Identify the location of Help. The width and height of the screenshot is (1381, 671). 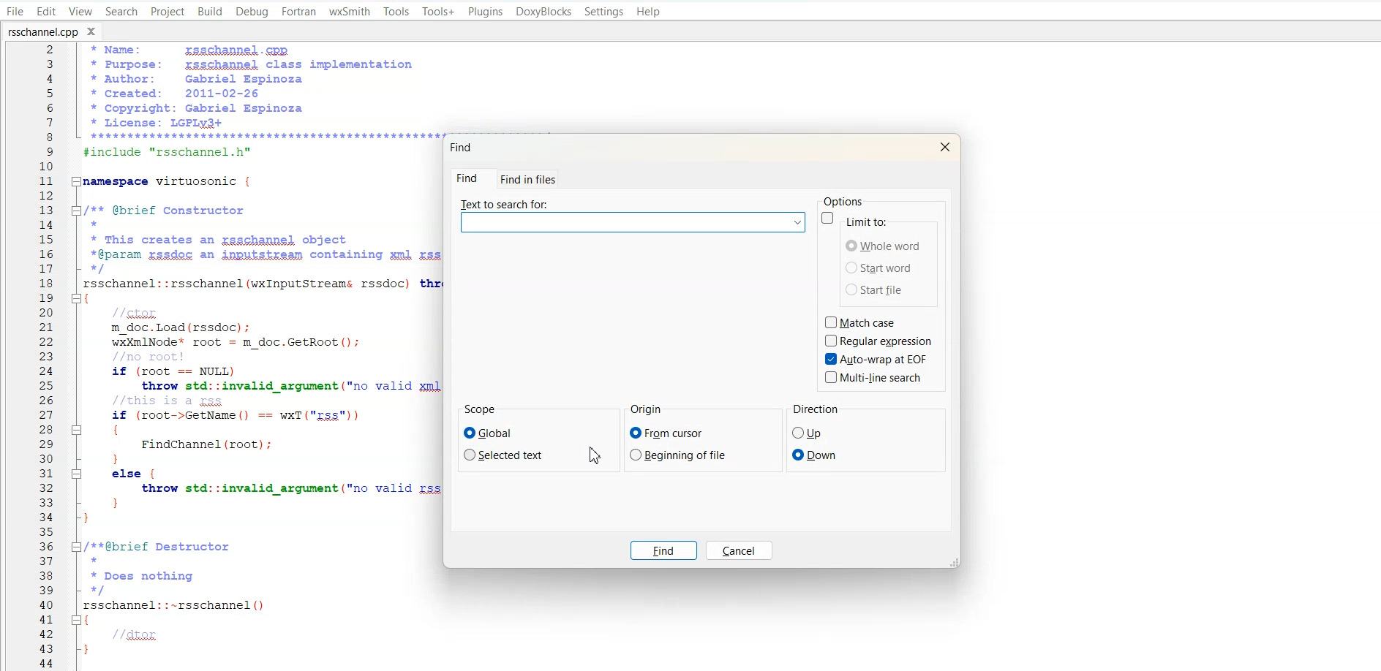
(650, 12).